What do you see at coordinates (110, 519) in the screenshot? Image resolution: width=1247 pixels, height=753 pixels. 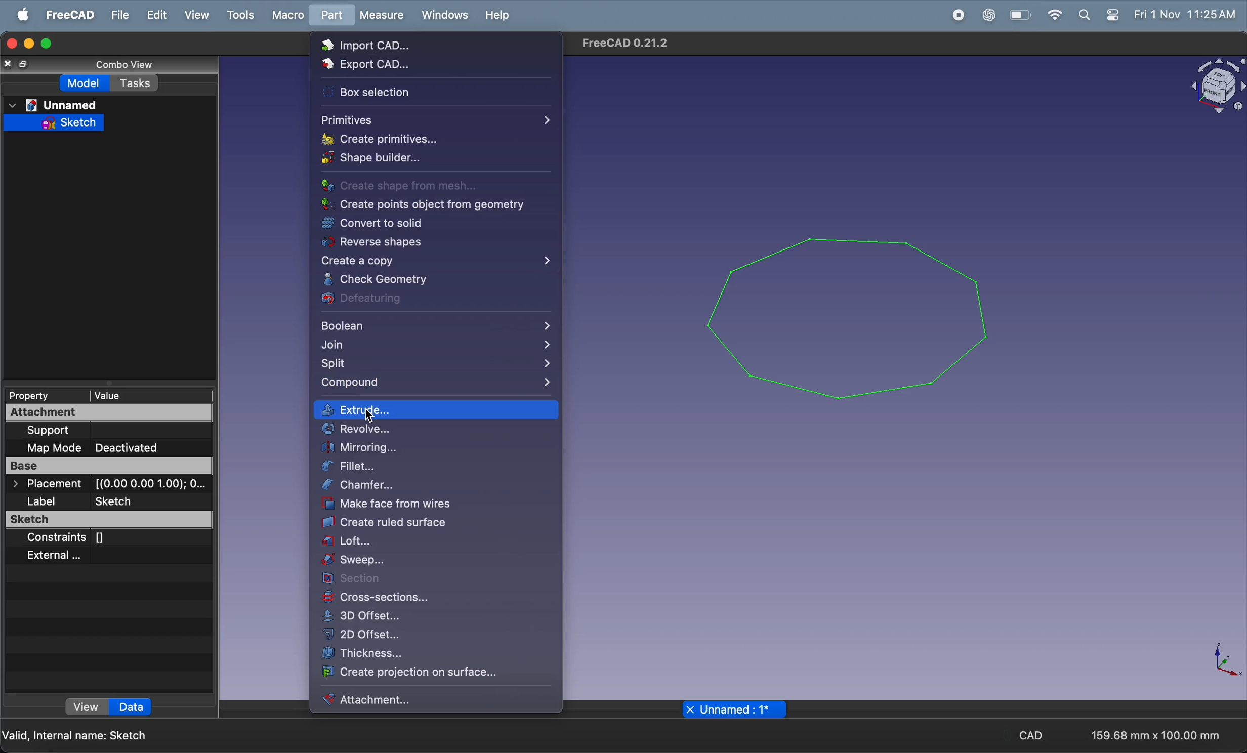 I see `sketch` at bounding box center [110, 519].